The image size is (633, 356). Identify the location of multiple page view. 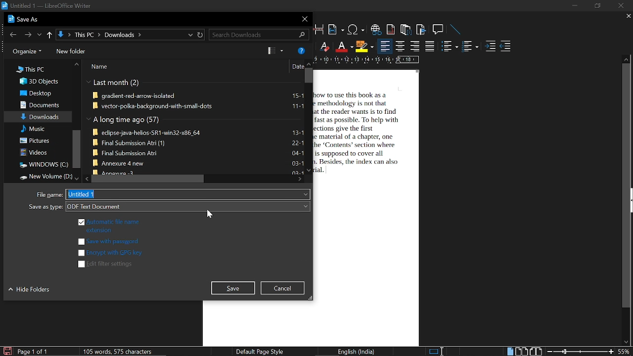
(521, 352).